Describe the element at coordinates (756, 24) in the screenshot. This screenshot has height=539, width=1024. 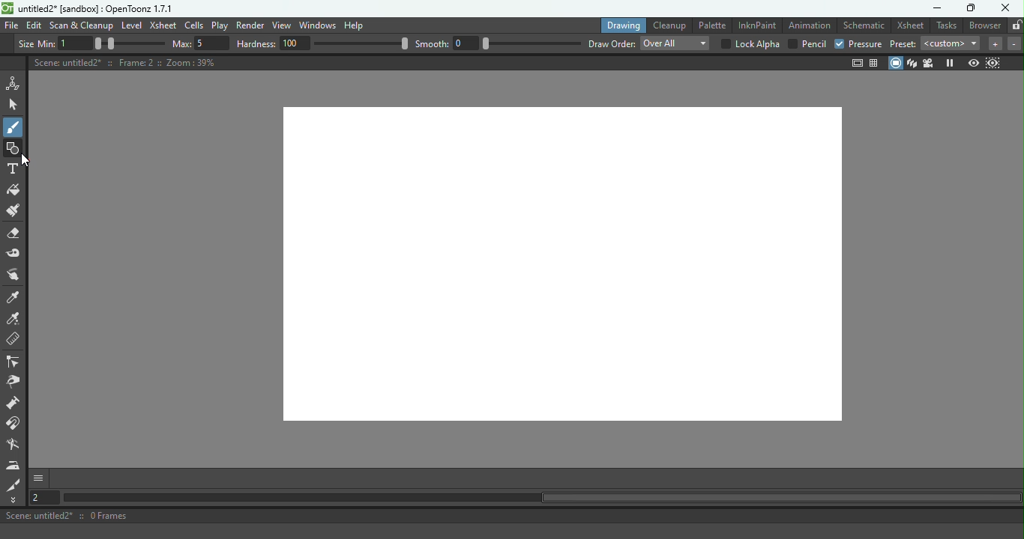
I see `InknPaint` at that location.